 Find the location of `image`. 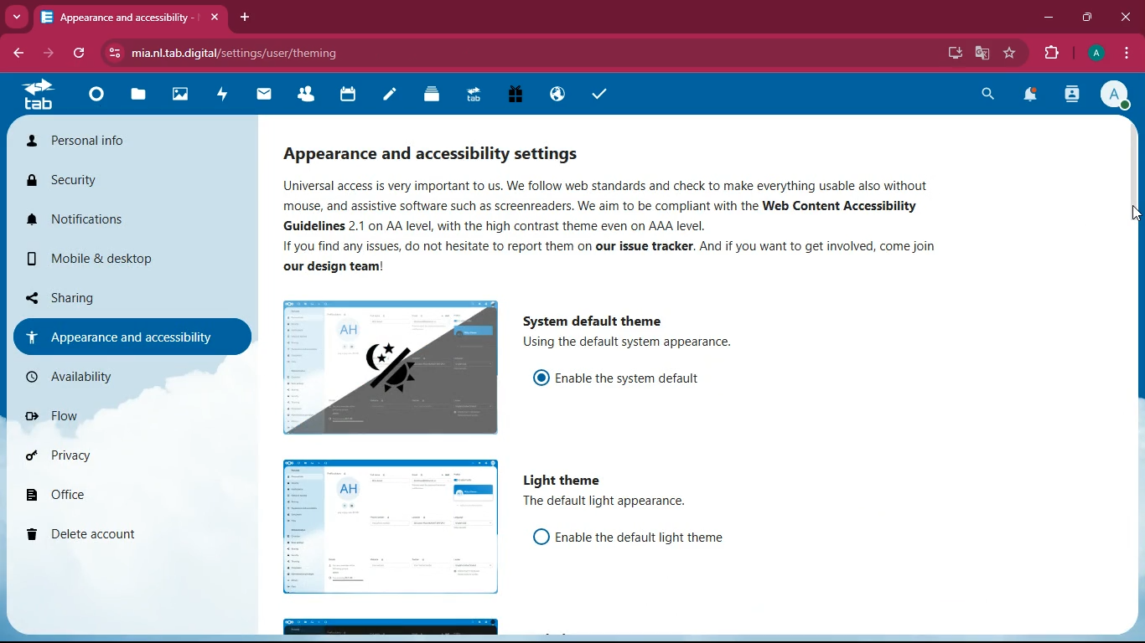

image is located at coordinates (391, 368).